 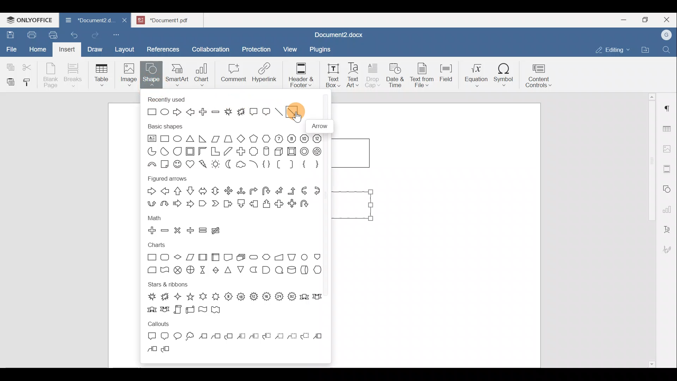 I want to click on Text Art, so click(x=353, y=75).